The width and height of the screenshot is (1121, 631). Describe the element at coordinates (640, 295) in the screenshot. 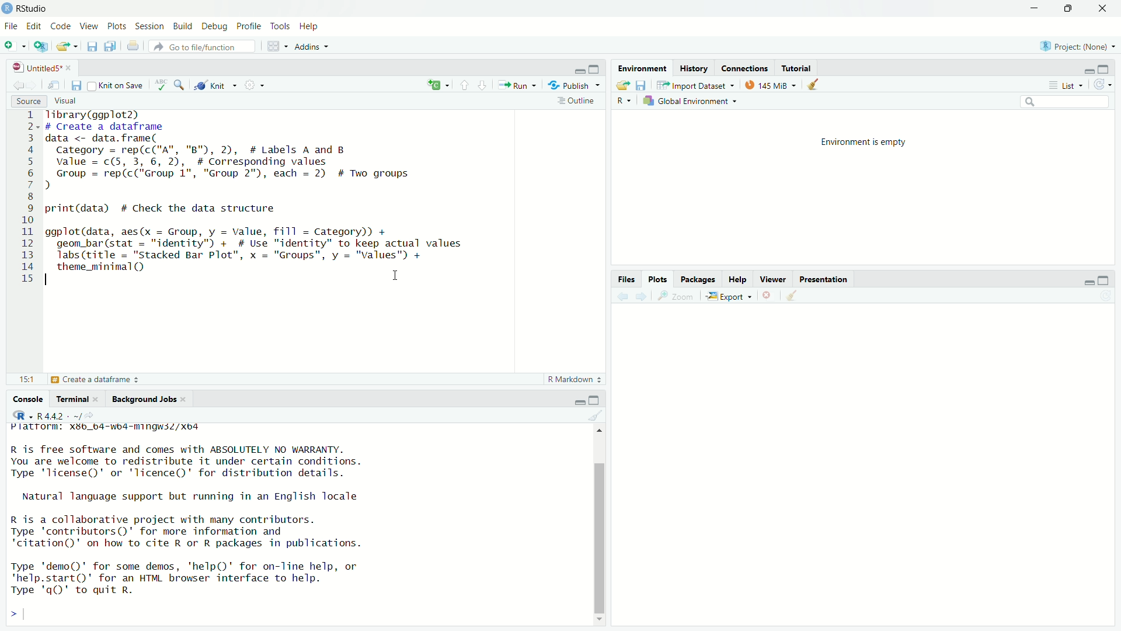

I see `Go forward to the next source location (Ctrl + F10)` at that location.